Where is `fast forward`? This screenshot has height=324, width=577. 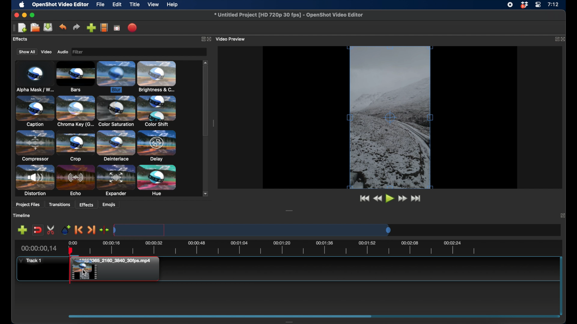 fast forward is located at coordinates (403, 199).